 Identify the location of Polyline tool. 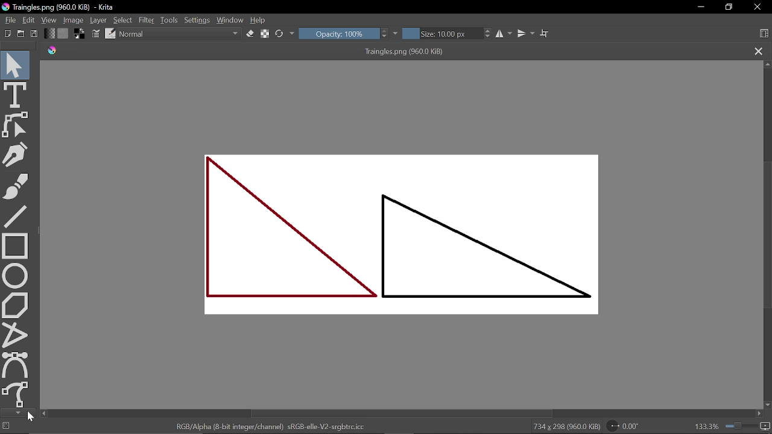
(16, 336).